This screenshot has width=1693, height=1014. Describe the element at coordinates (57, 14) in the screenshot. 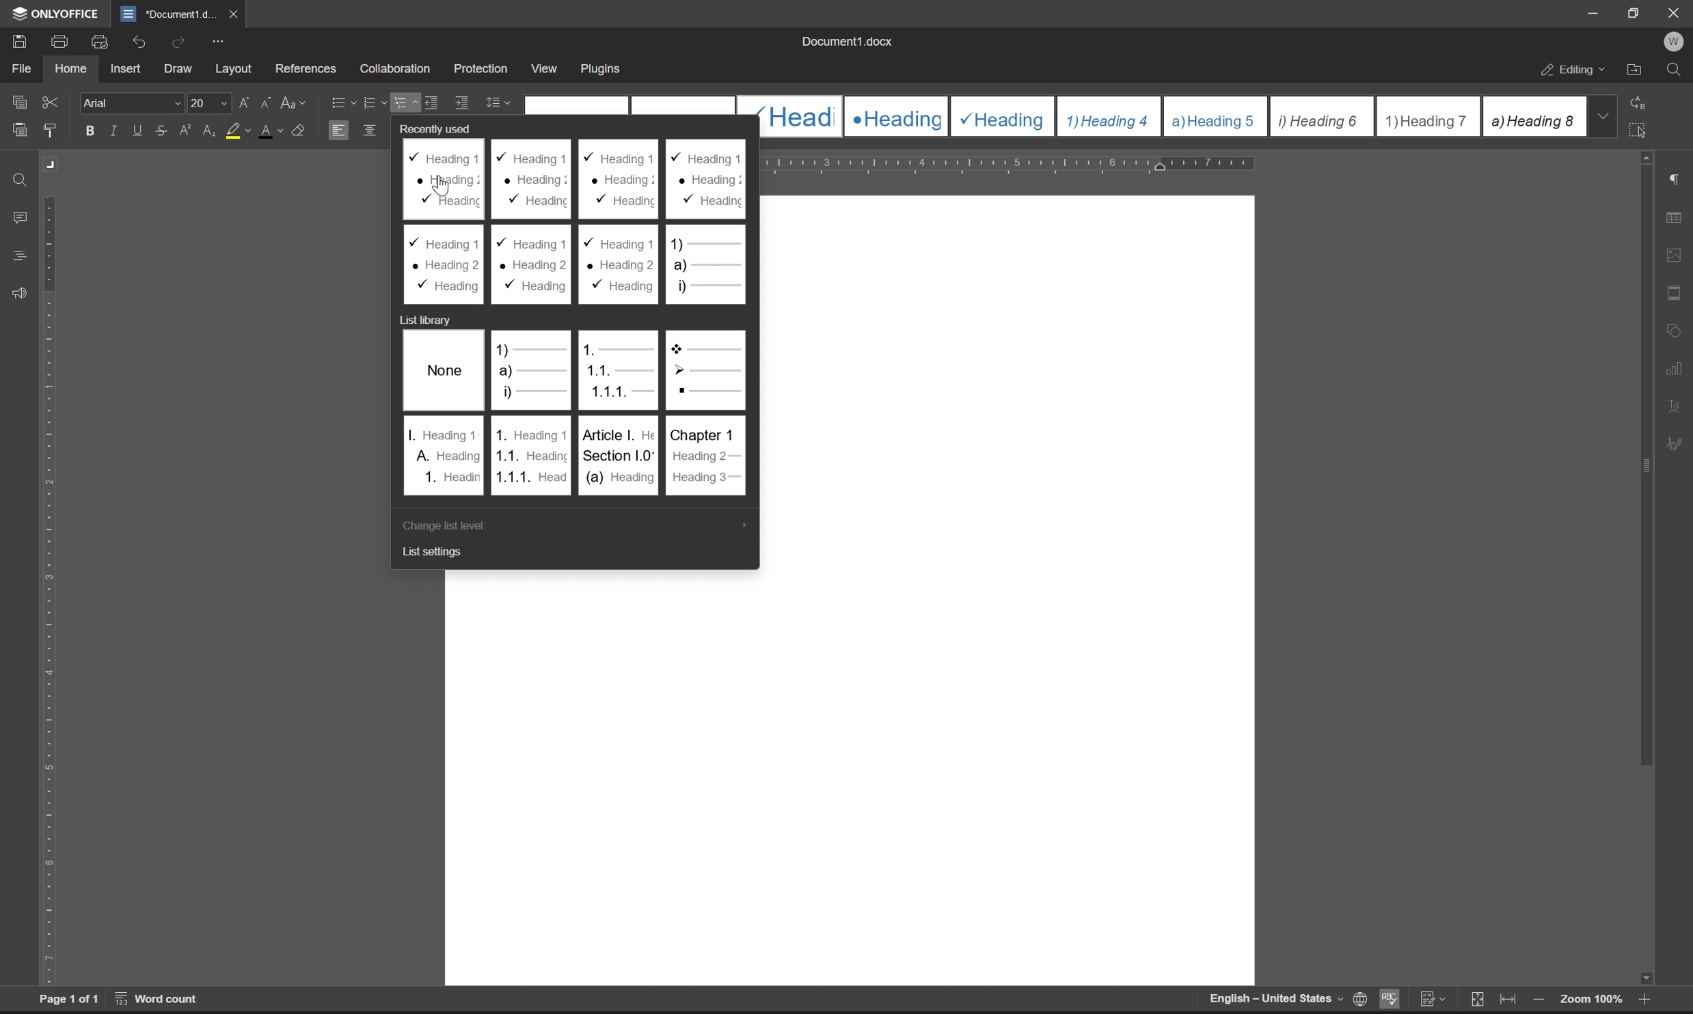

I see `ONLYOFFICE` at that location.